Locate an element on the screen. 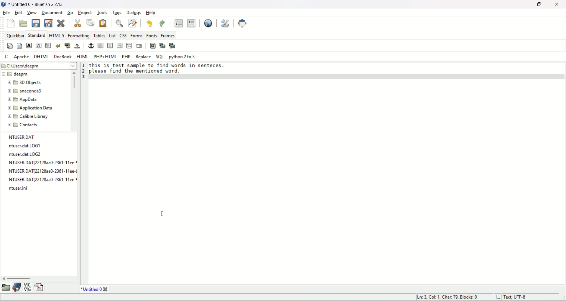 This screenshot has width=566, height=301. new is located at coordinates (11, 23).